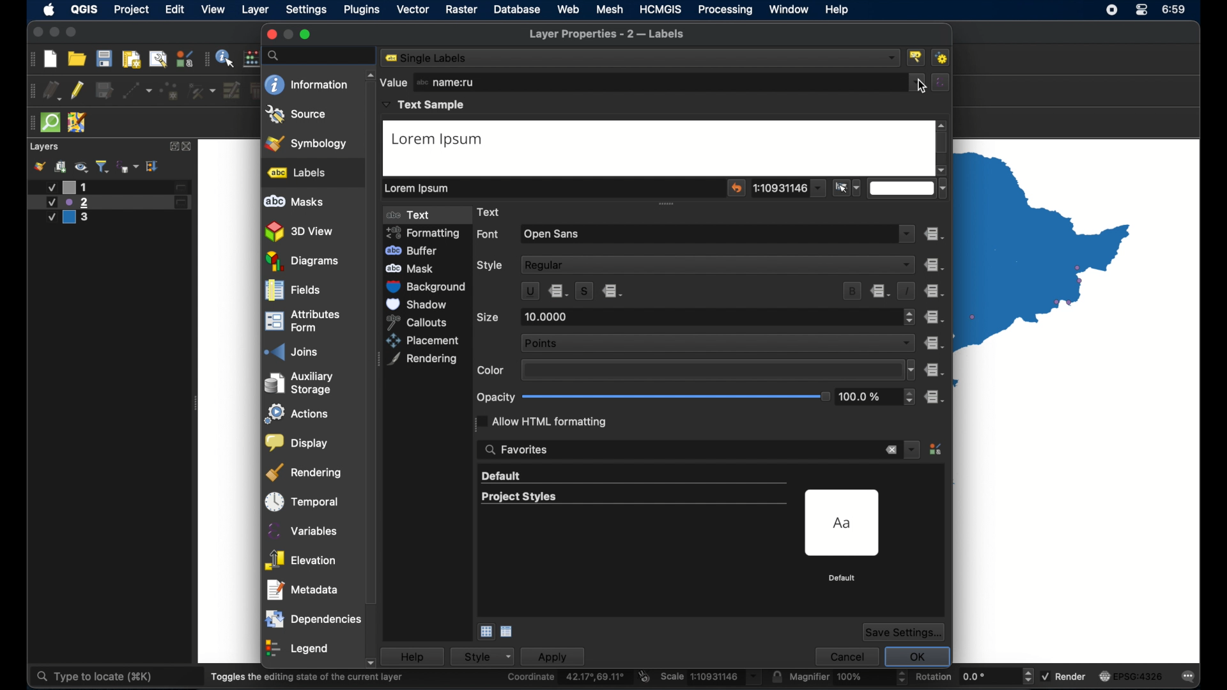 This screenshot has height=690, width=1227. What do you see at coordinates (425, 105) in the screenshot?
I see `text sample` at bounding box center [425, 105].